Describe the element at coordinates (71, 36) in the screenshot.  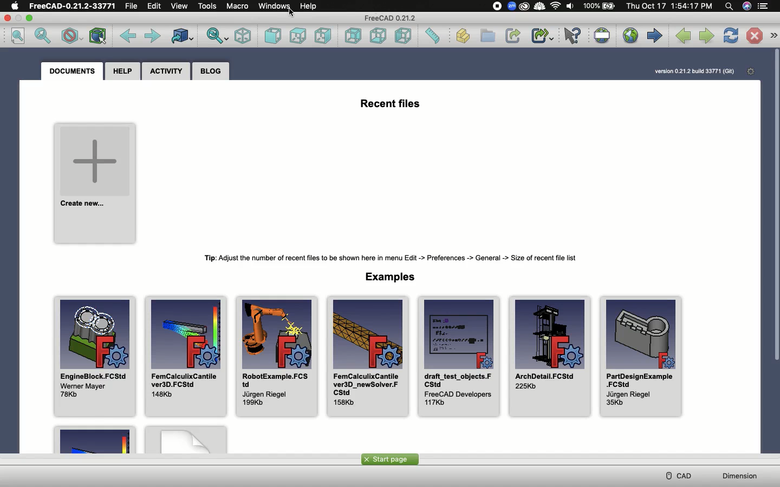
I see `Draw style` at that location.